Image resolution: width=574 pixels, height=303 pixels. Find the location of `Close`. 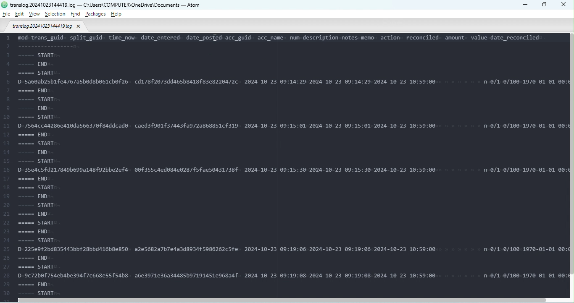

Close is located at coordinates (565, 5).